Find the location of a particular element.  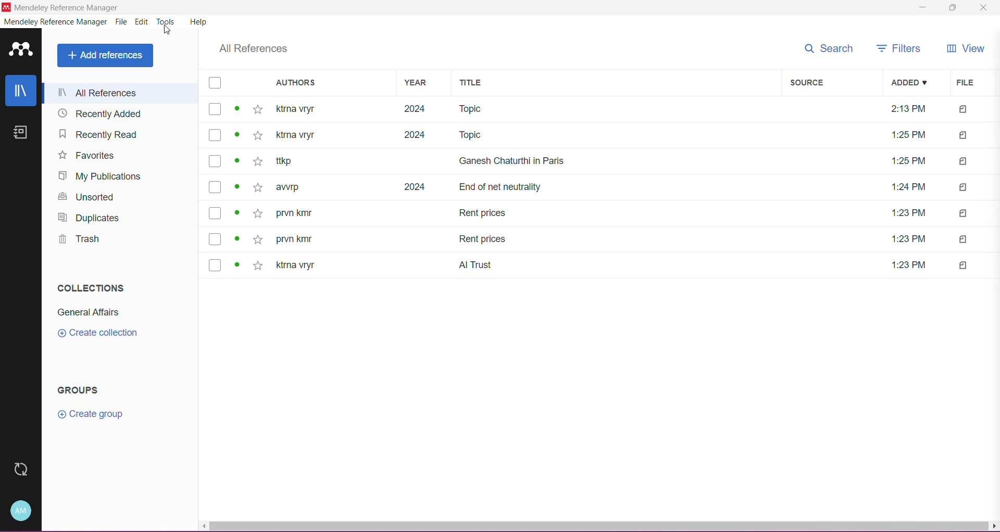

Minimize is located at coordinates (920, 7).